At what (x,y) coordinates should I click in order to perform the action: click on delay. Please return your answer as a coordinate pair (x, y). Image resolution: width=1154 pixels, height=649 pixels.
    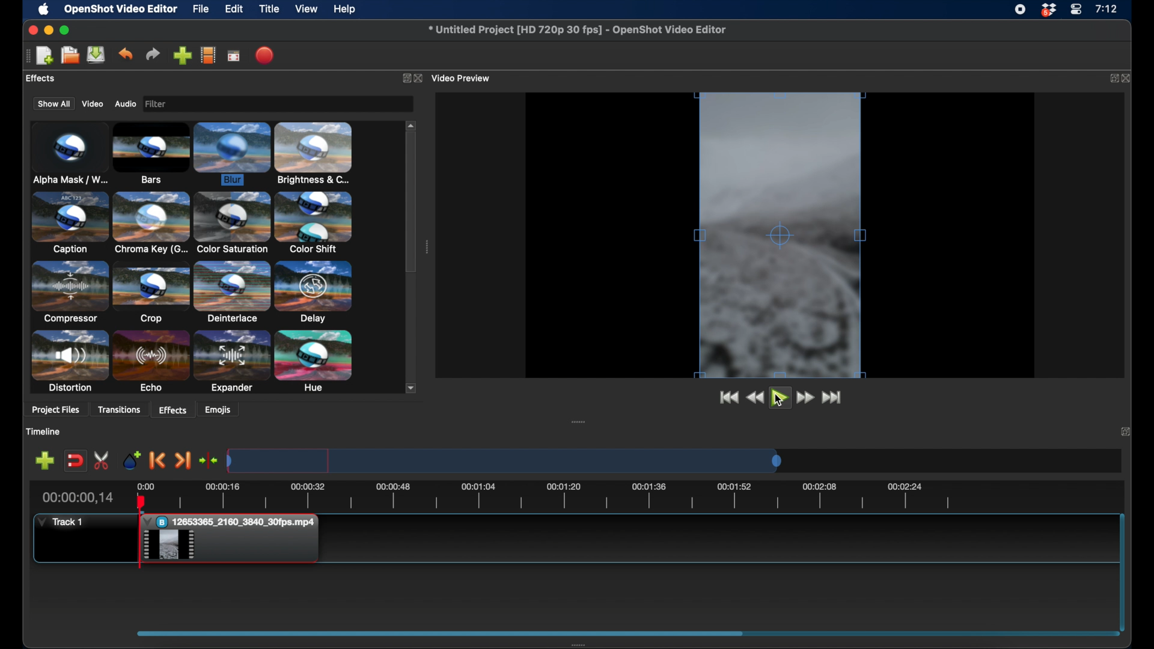
    Looking at the image, I should click on (314, 291).